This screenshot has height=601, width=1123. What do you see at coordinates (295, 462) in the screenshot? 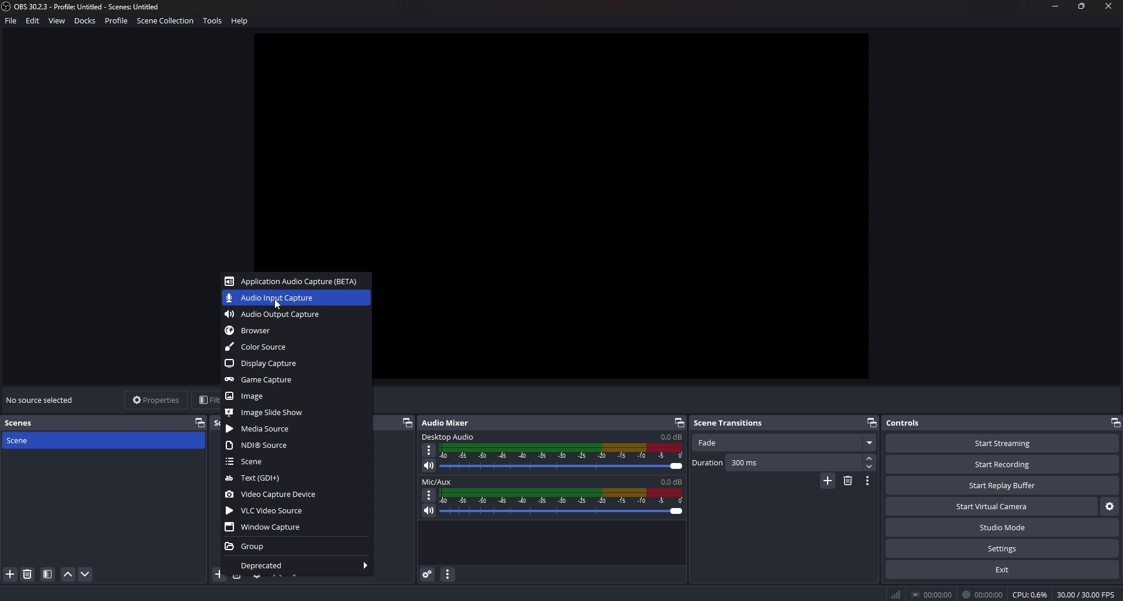
I see `scene` at bounding box center [295, 462].